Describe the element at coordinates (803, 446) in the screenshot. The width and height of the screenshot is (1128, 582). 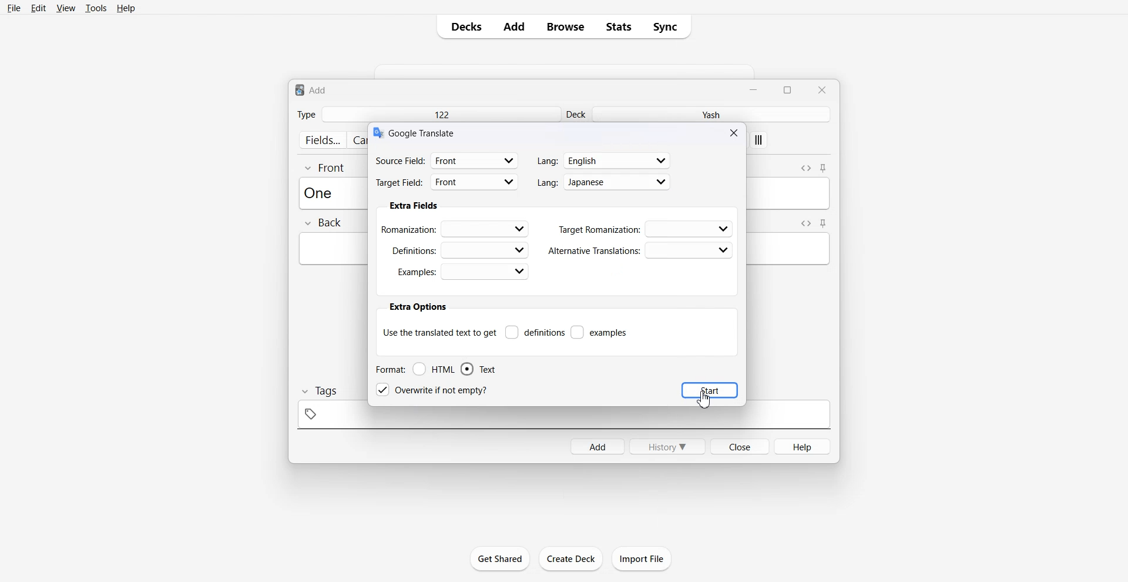
I see `Help` at that location.